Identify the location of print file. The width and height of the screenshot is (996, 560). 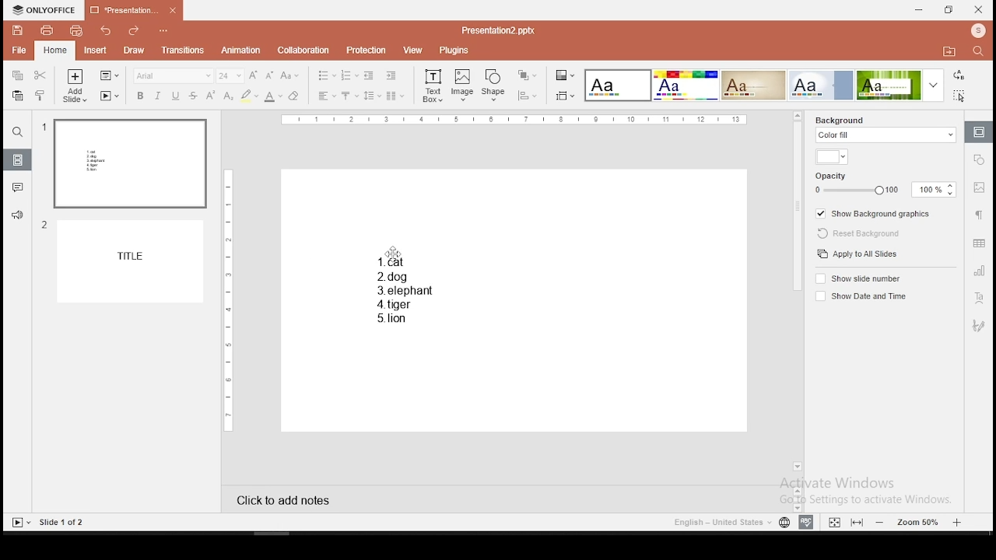
(44, 30).